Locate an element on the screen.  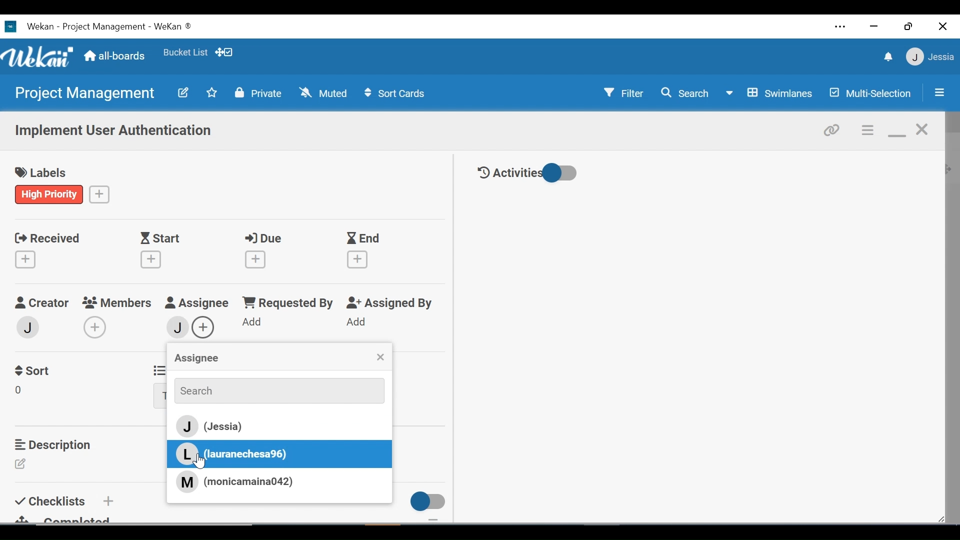
Project Management is located at coordinates (83, 93).